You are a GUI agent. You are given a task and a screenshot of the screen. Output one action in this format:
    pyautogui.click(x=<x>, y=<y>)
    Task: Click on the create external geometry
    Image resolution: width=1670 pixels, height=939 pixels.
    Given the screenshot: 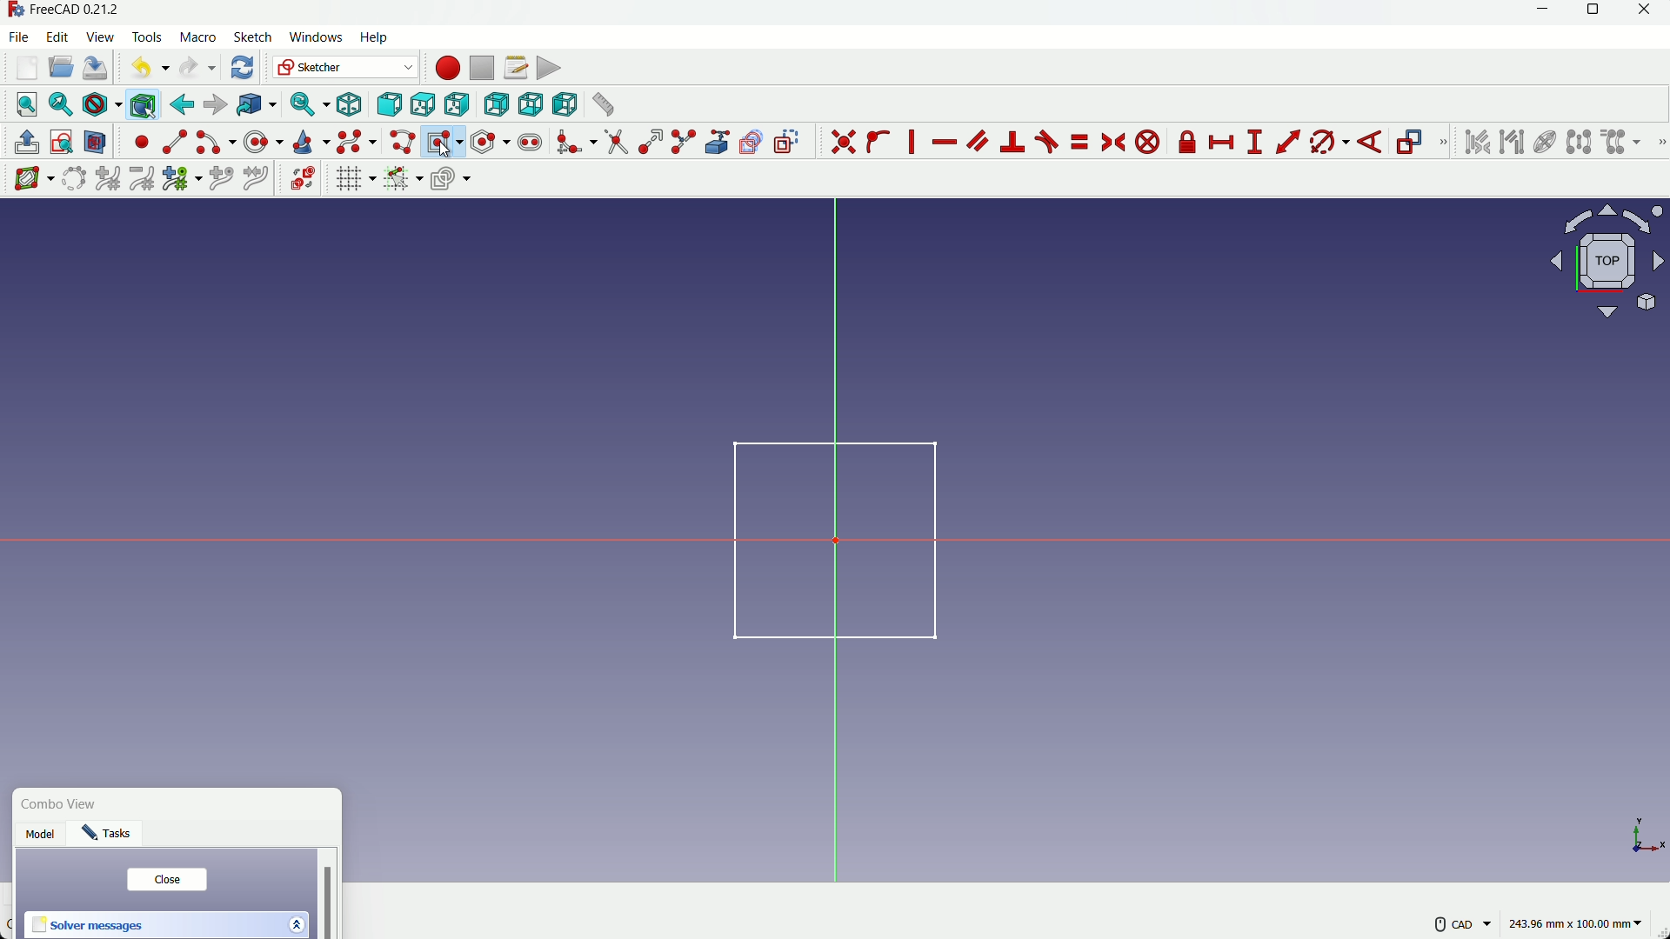 What is the action you would take?
    pyautogui.click(x=719, y=143)
    